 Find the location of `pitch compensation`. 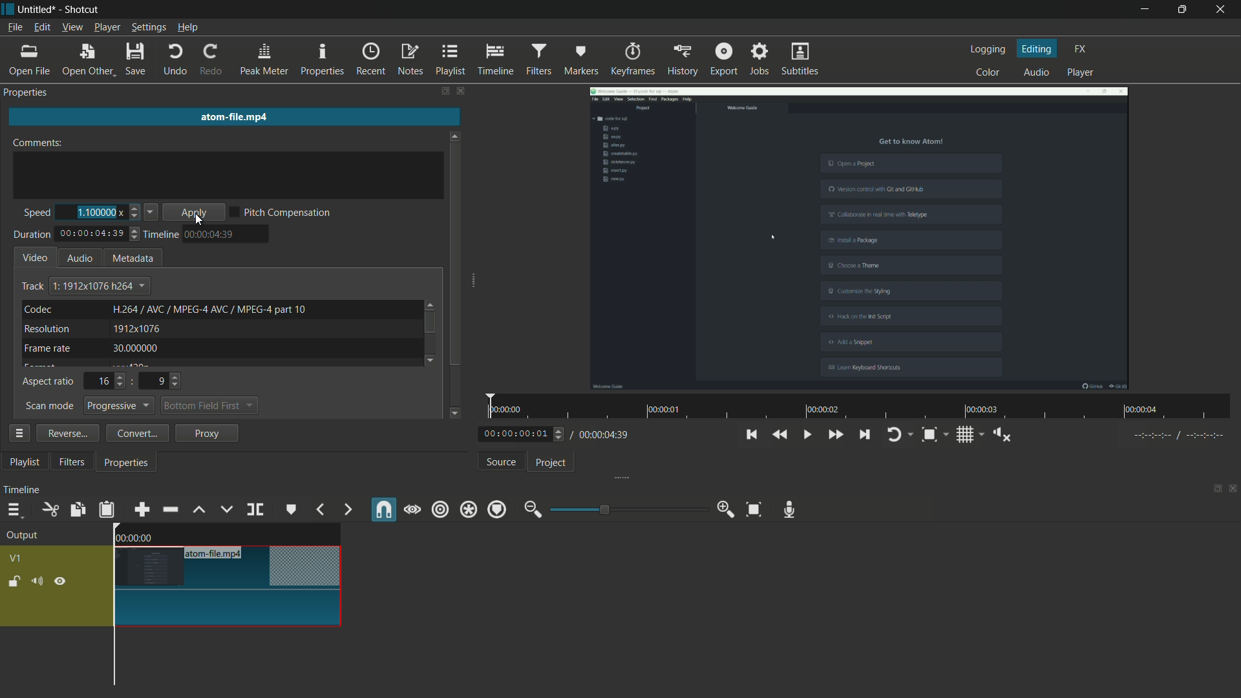

pitch compensation is located at coordinates (288, 214).